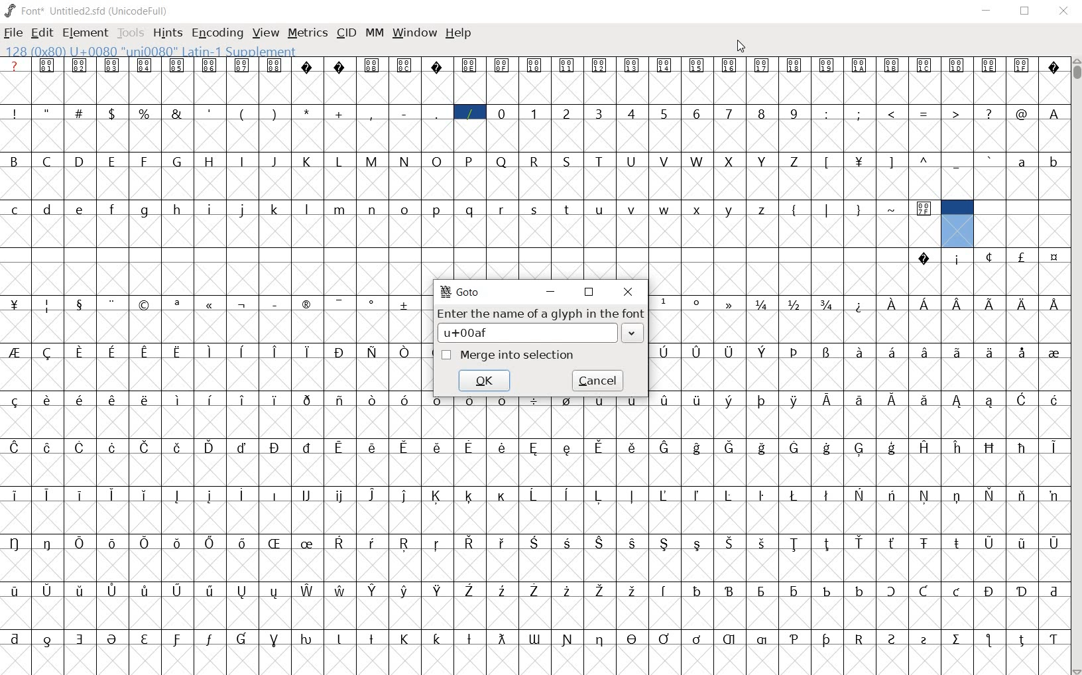 The height and width of the screenshot is (675, 1082). I want to click on Symbol, so click(16, 353).